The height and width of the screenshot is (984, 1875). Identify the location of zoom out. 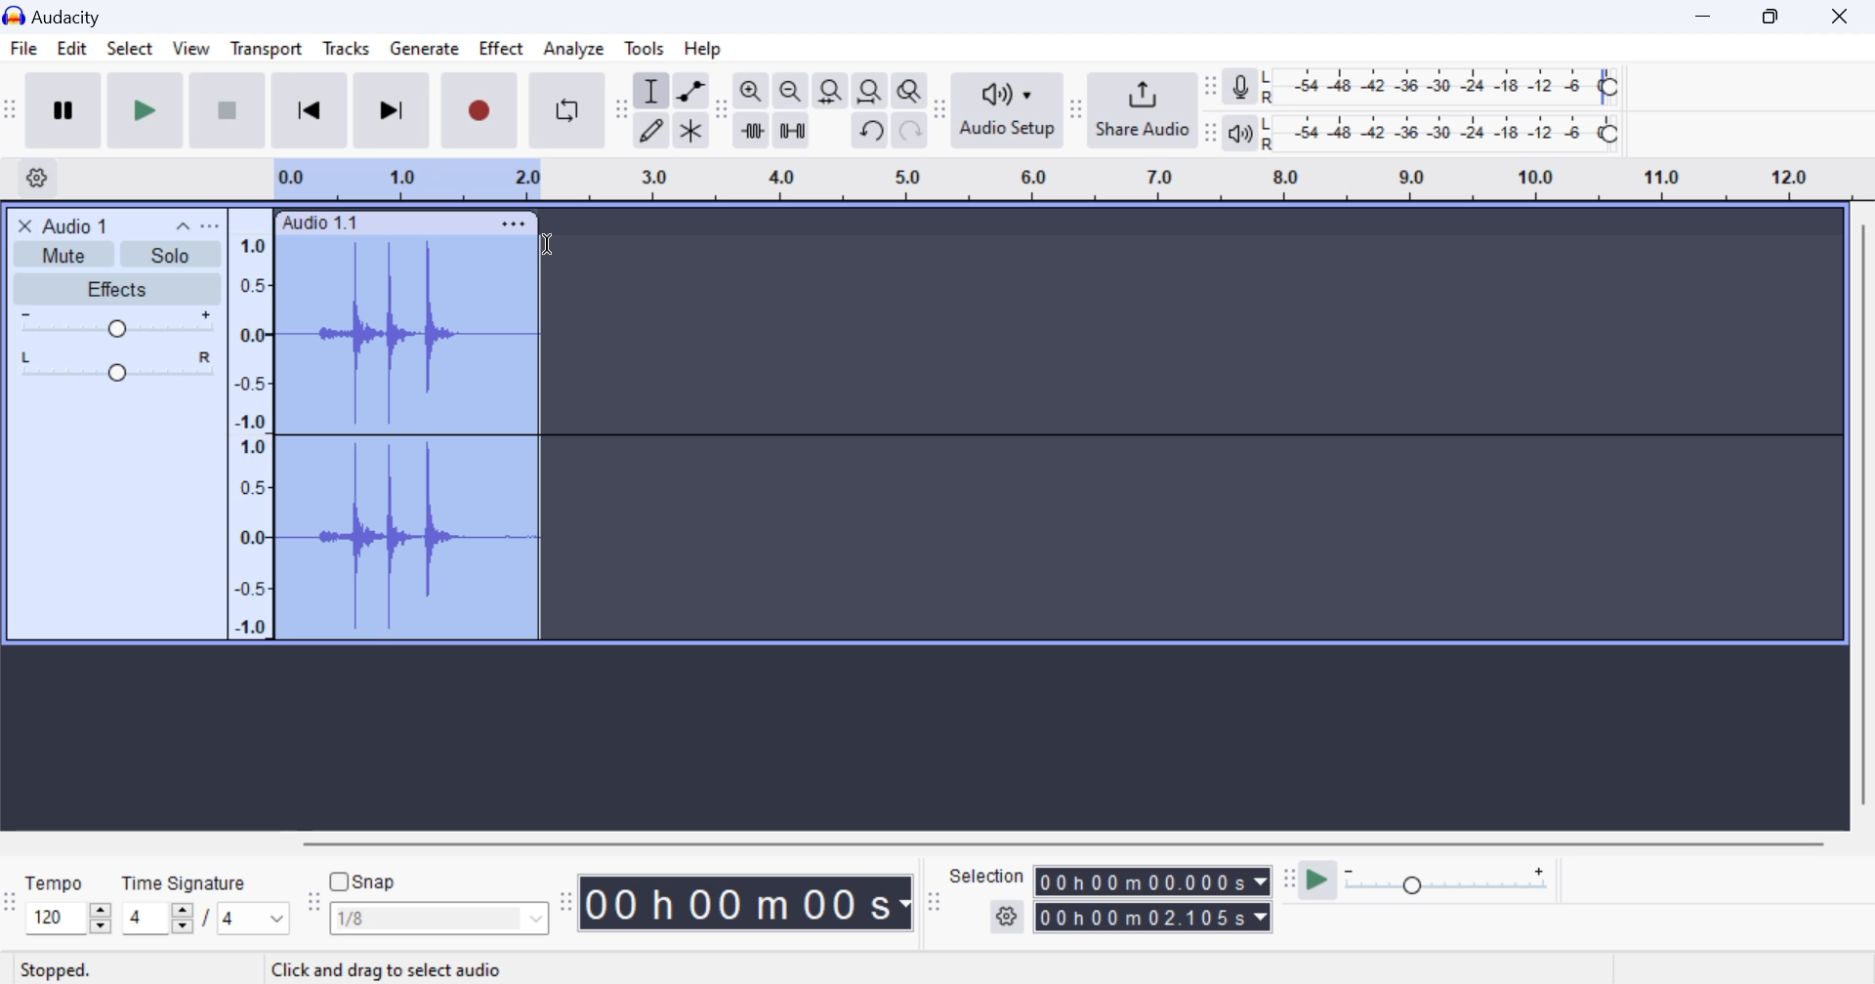
(790, 93).